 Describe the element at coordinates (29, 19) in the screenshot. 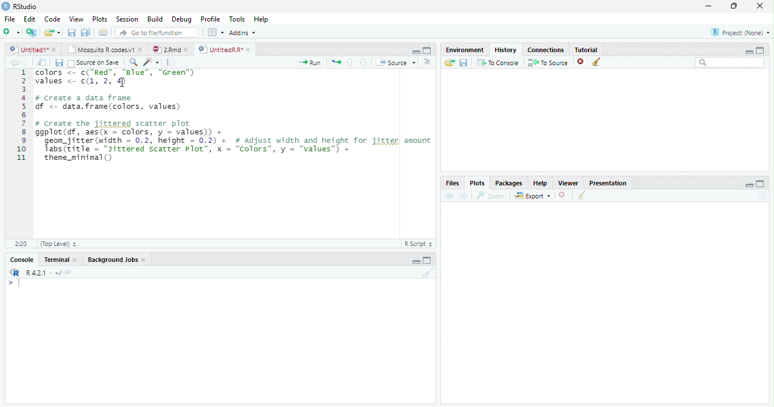

I see `Edit` at that location.